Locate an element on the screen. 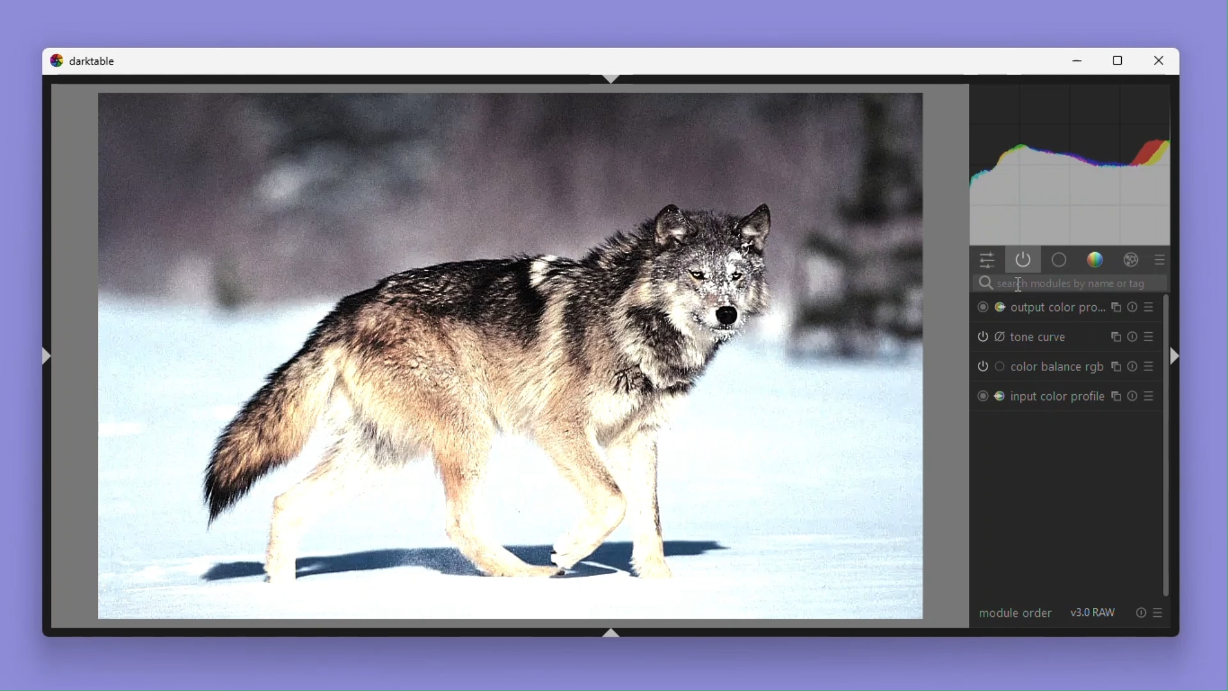  Reset  is located at coordinates (1134, 367).